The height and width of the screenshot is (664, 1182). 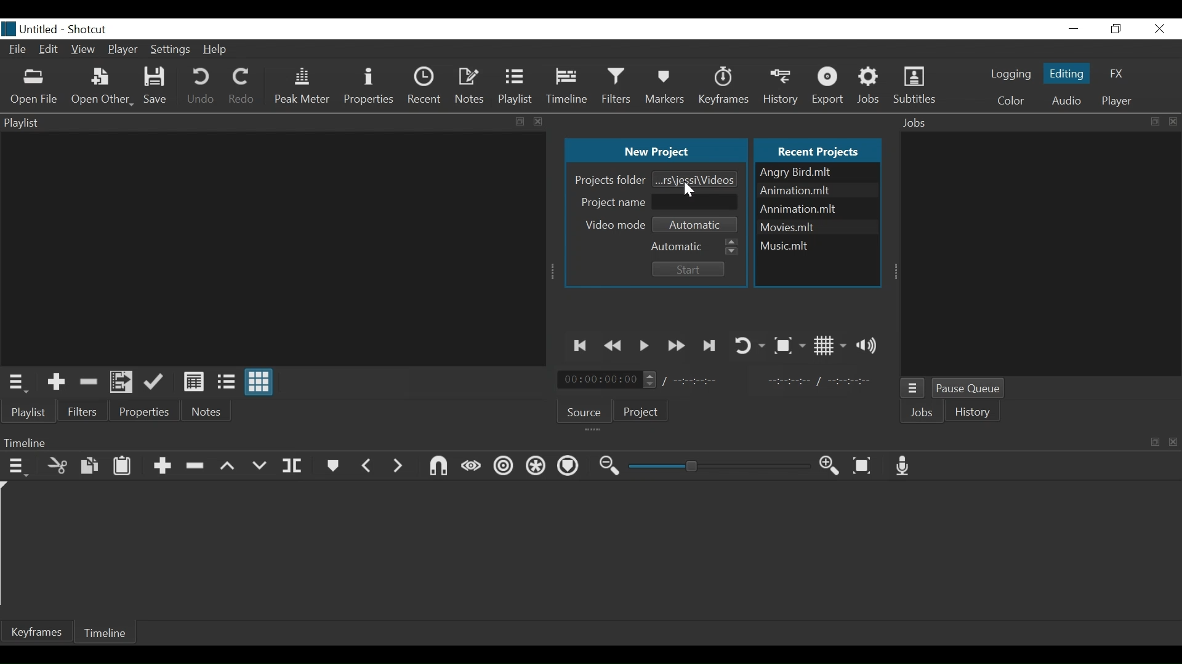 What do you see at coordinates (830, 346) in the screenshot?
I see `Toggle display grid on player` at bounding box center [830, 346].